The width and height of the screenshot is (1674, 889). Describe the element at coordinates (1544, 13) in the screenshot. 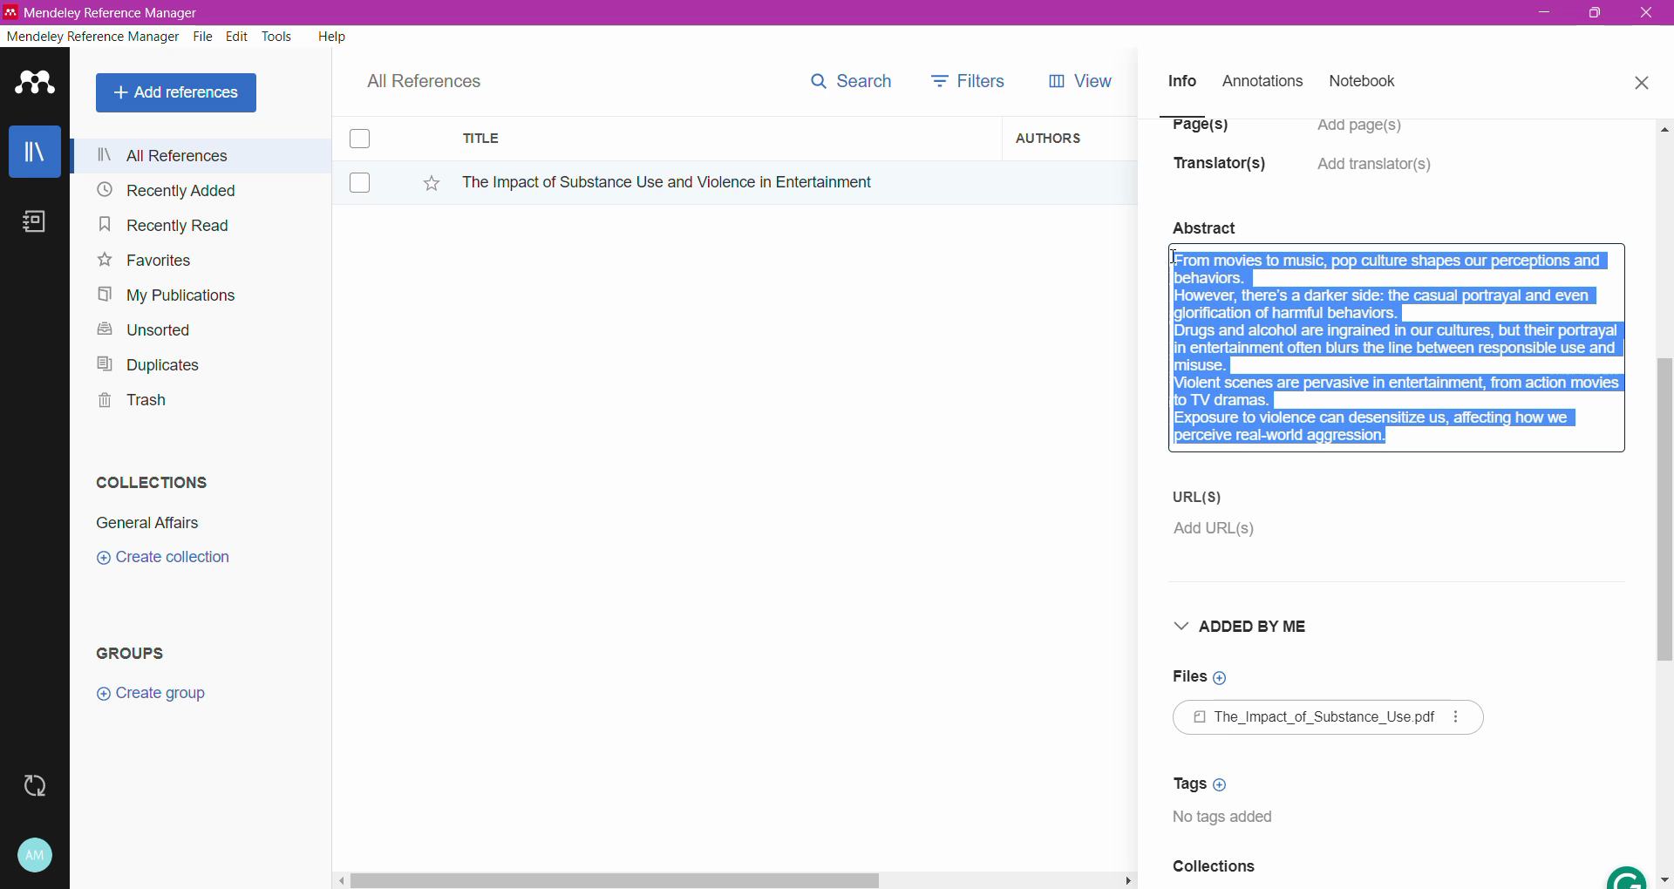

I see `Minimize` at that location.